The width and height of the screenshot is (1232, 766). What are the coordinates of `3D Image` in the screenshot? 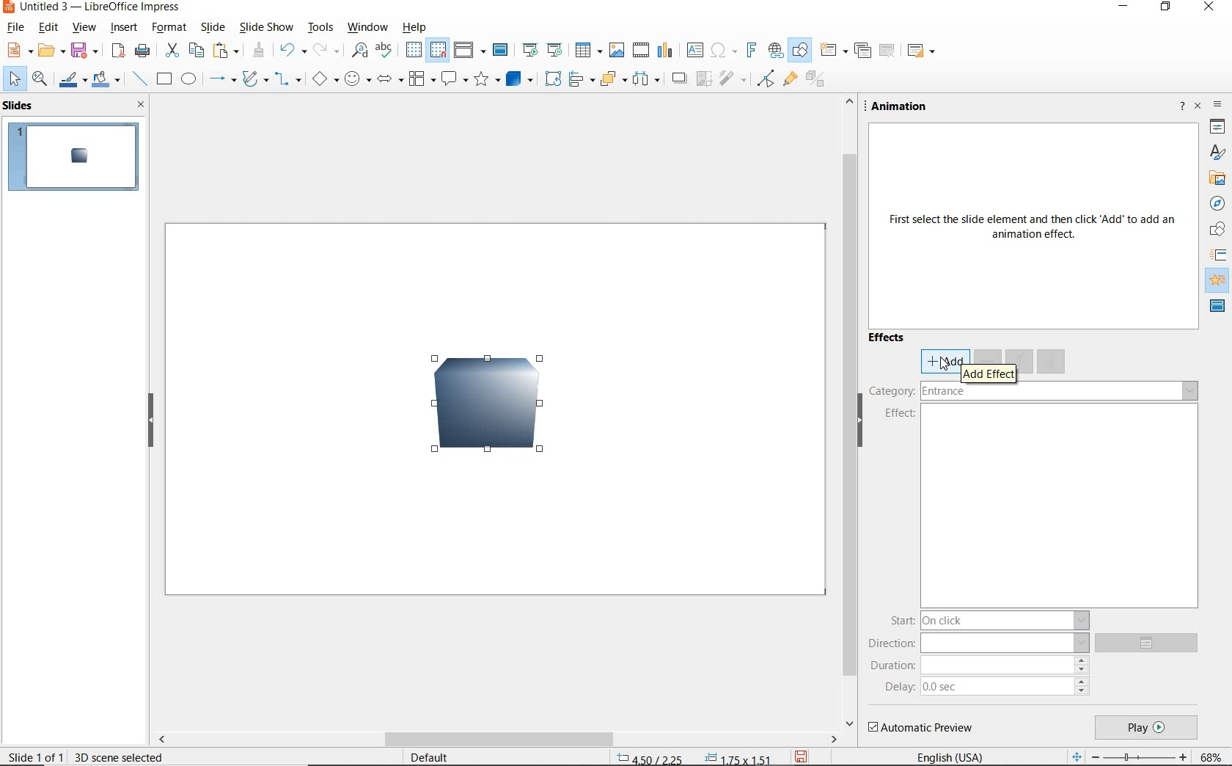 It's located at (477, 412).